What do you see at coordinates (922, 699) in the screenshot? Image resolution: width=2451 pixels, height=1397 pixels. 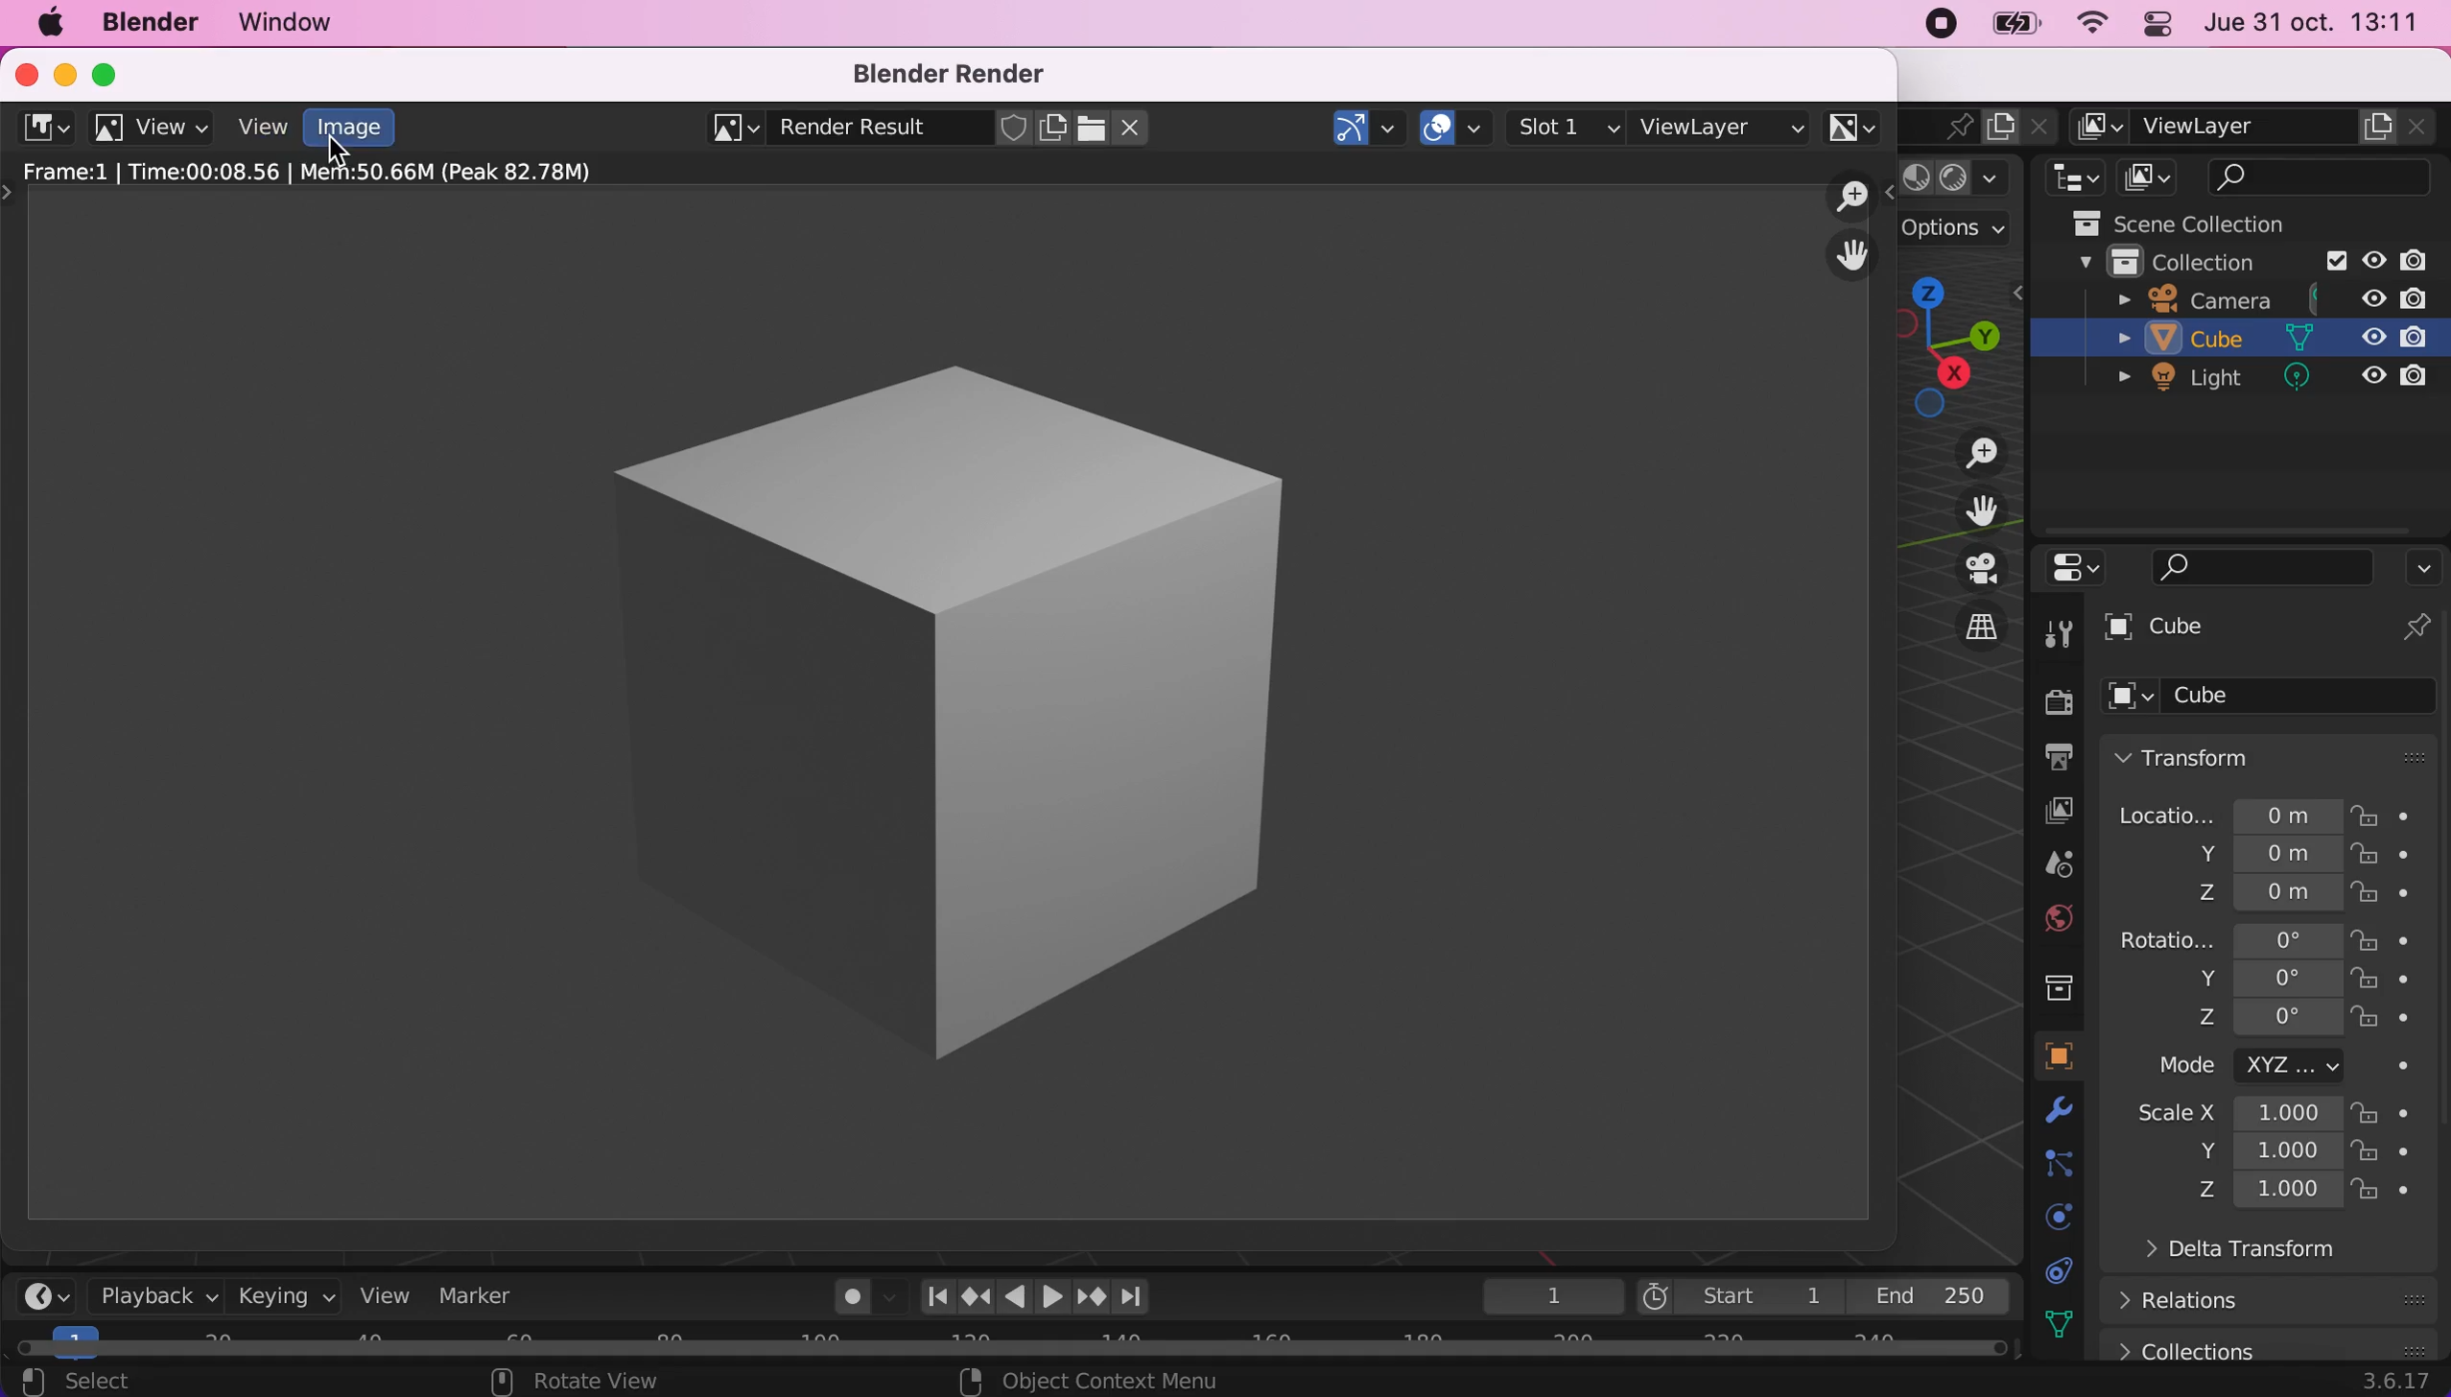 I see `exported image` at bounding box center [922, 699].